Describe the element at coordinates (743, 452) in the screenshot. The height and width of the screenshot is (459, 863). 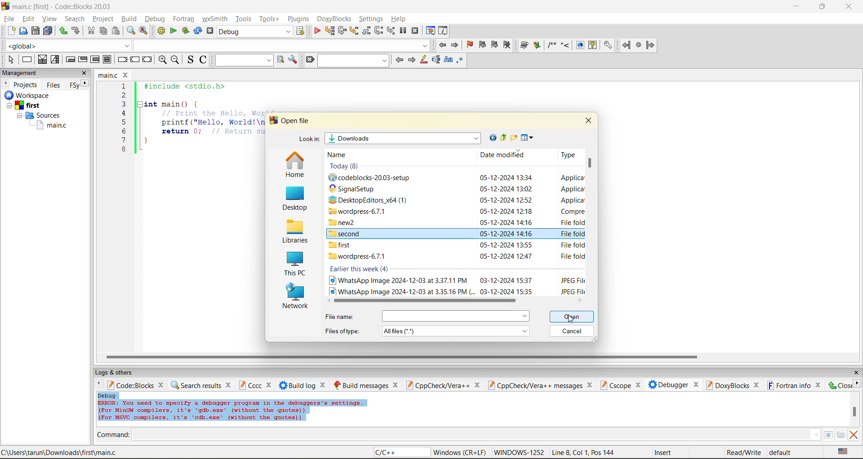
I see `read/write` at that location.